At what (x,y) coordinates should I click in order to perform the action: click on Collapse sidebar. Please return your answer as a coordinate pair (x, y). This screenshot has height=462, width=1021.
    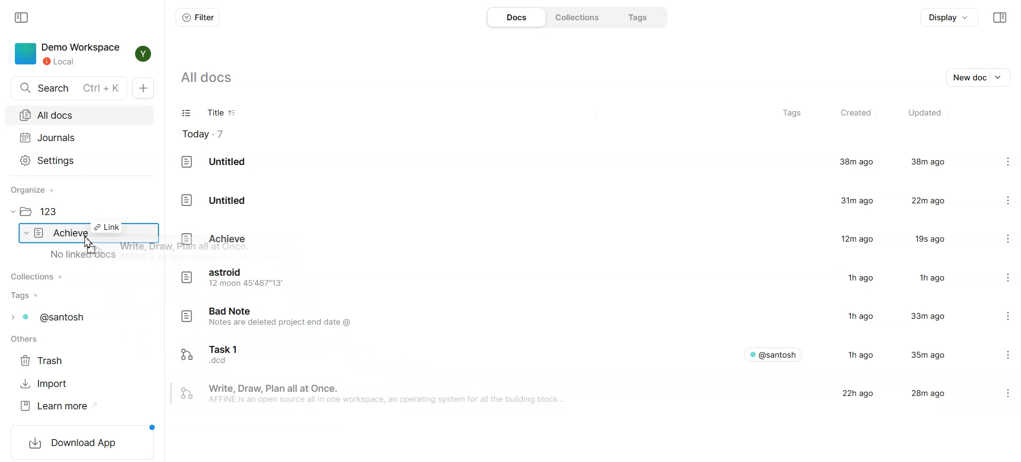
    Looking at the image, I should click on (999, 18).